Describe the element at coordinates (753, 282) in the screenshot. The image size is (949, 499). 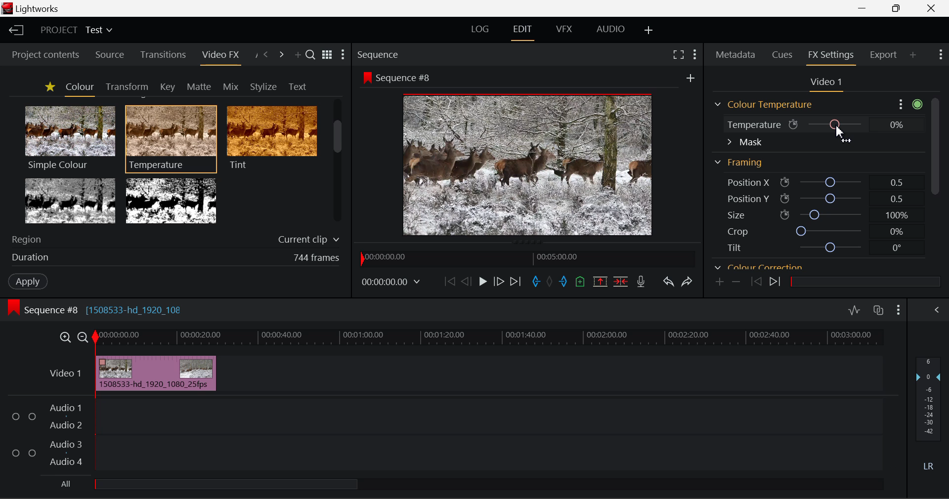
I see `Previous keyframe` at that location.